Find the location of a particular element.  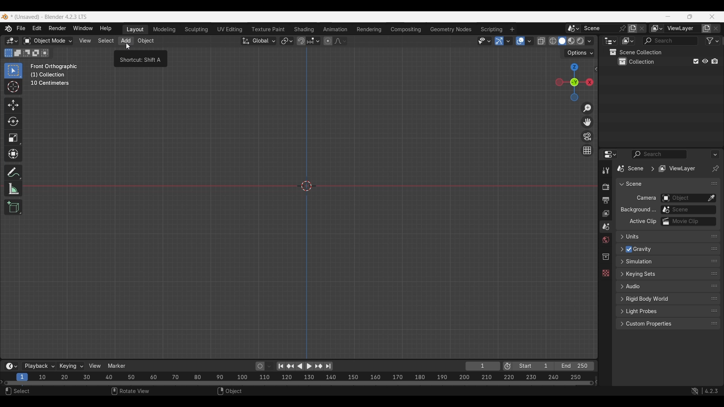

Jump to endpoint is located at coordinates (281, 366).